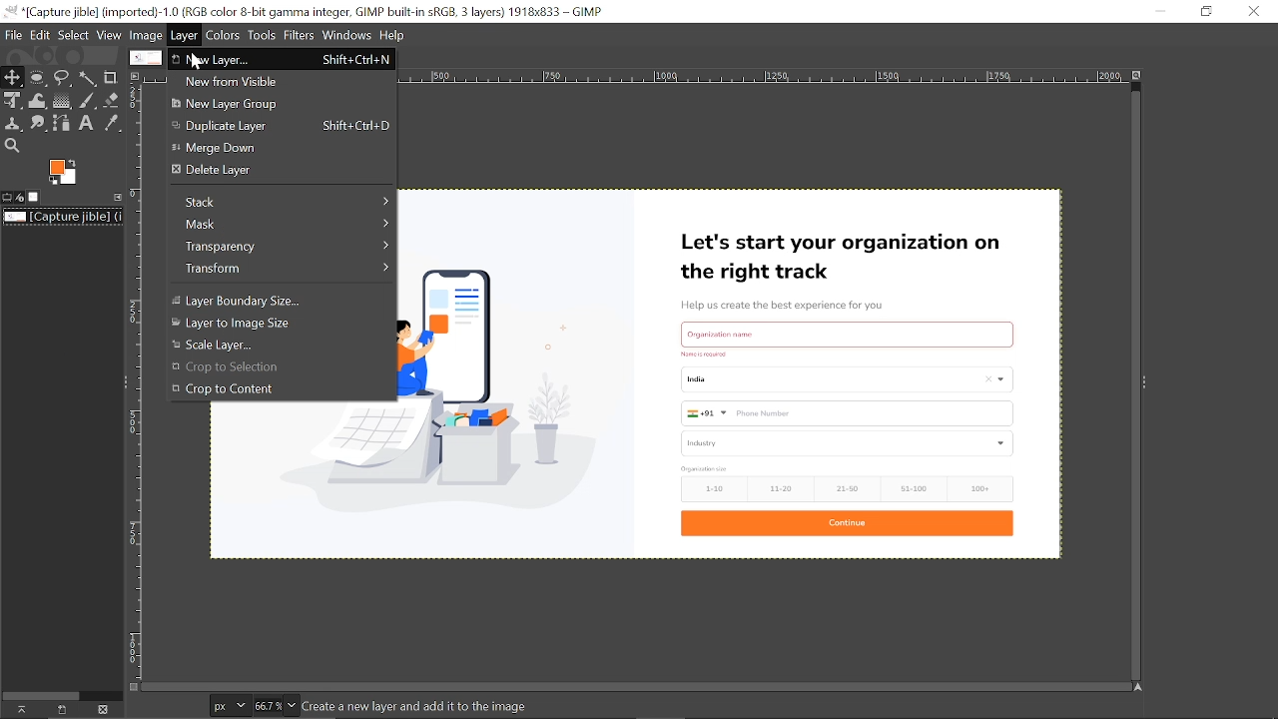 The height and width of the screenshot is (719, 1278). I want to click on Current image, so click(737, 370).